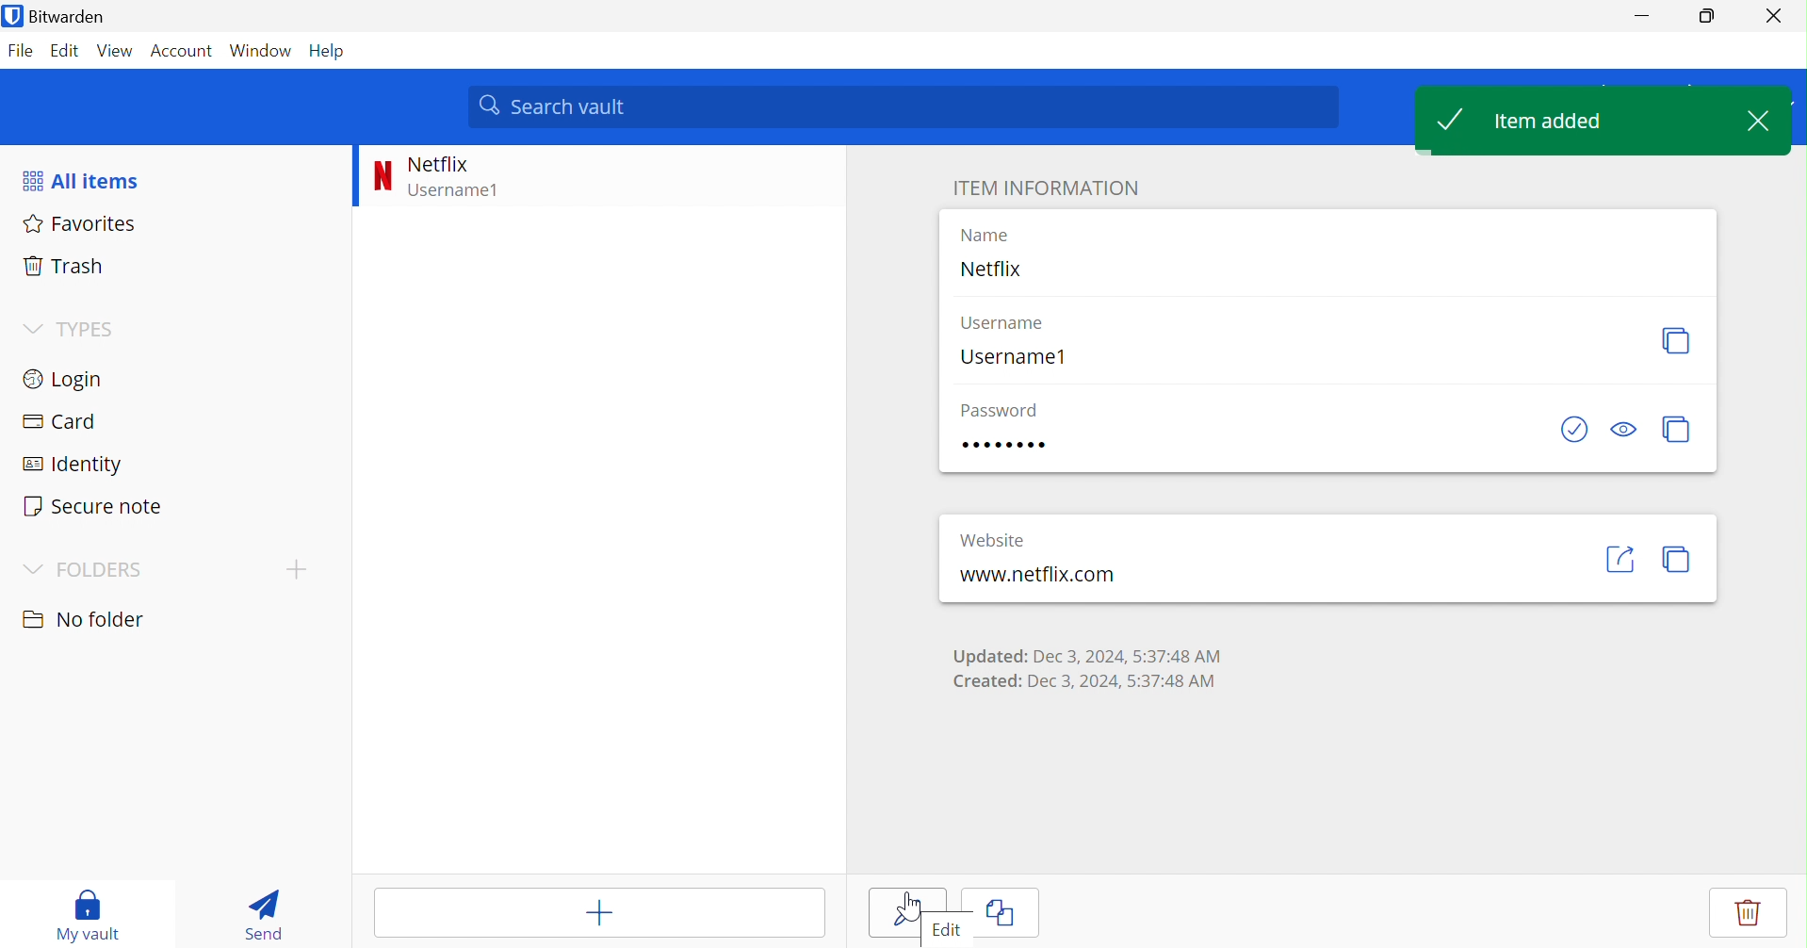 This screenshot has height=948, width=1807. Describe the element at coordinates (1038, 575) in the screenshot. I see `www.netfix.com` at that location.